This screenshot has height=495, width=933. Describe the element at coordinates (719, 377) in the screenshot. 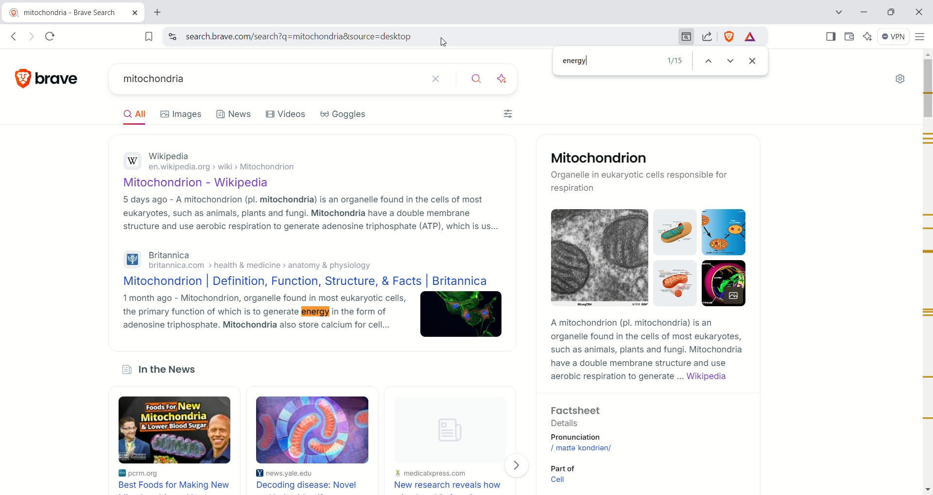

I see `Wikipedia` at that location.